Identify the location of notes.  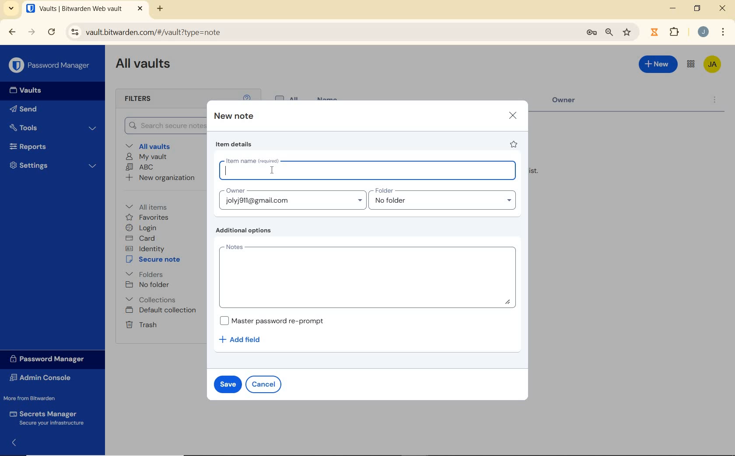
(367, 275).